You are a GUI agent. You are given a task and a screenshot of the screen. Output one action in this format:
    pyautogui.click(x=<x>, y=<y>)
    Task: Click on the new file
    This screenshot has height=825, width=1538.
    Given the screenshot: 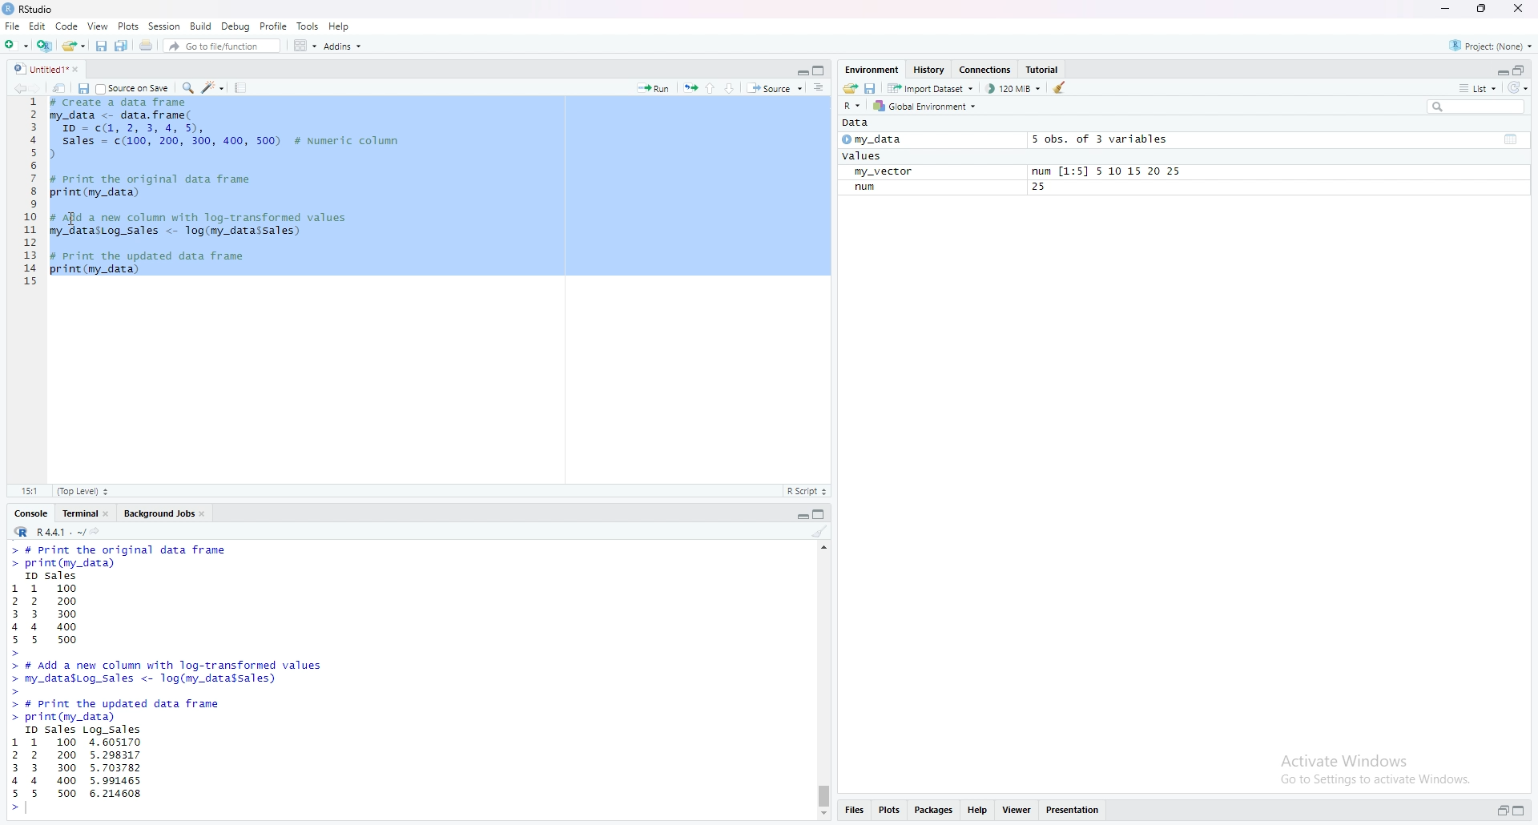 What is the action you would take?
    pyautogui.click(x=15, y=44)
    